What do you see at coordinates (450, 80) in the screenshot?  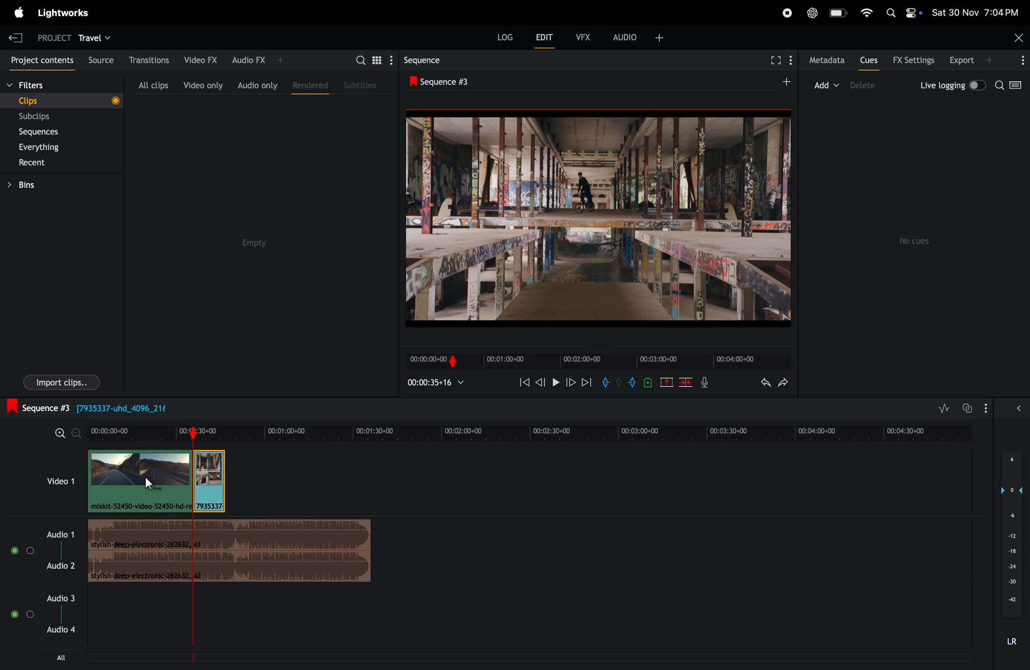 I see `sequence #3` at bounding box center [450, 80].